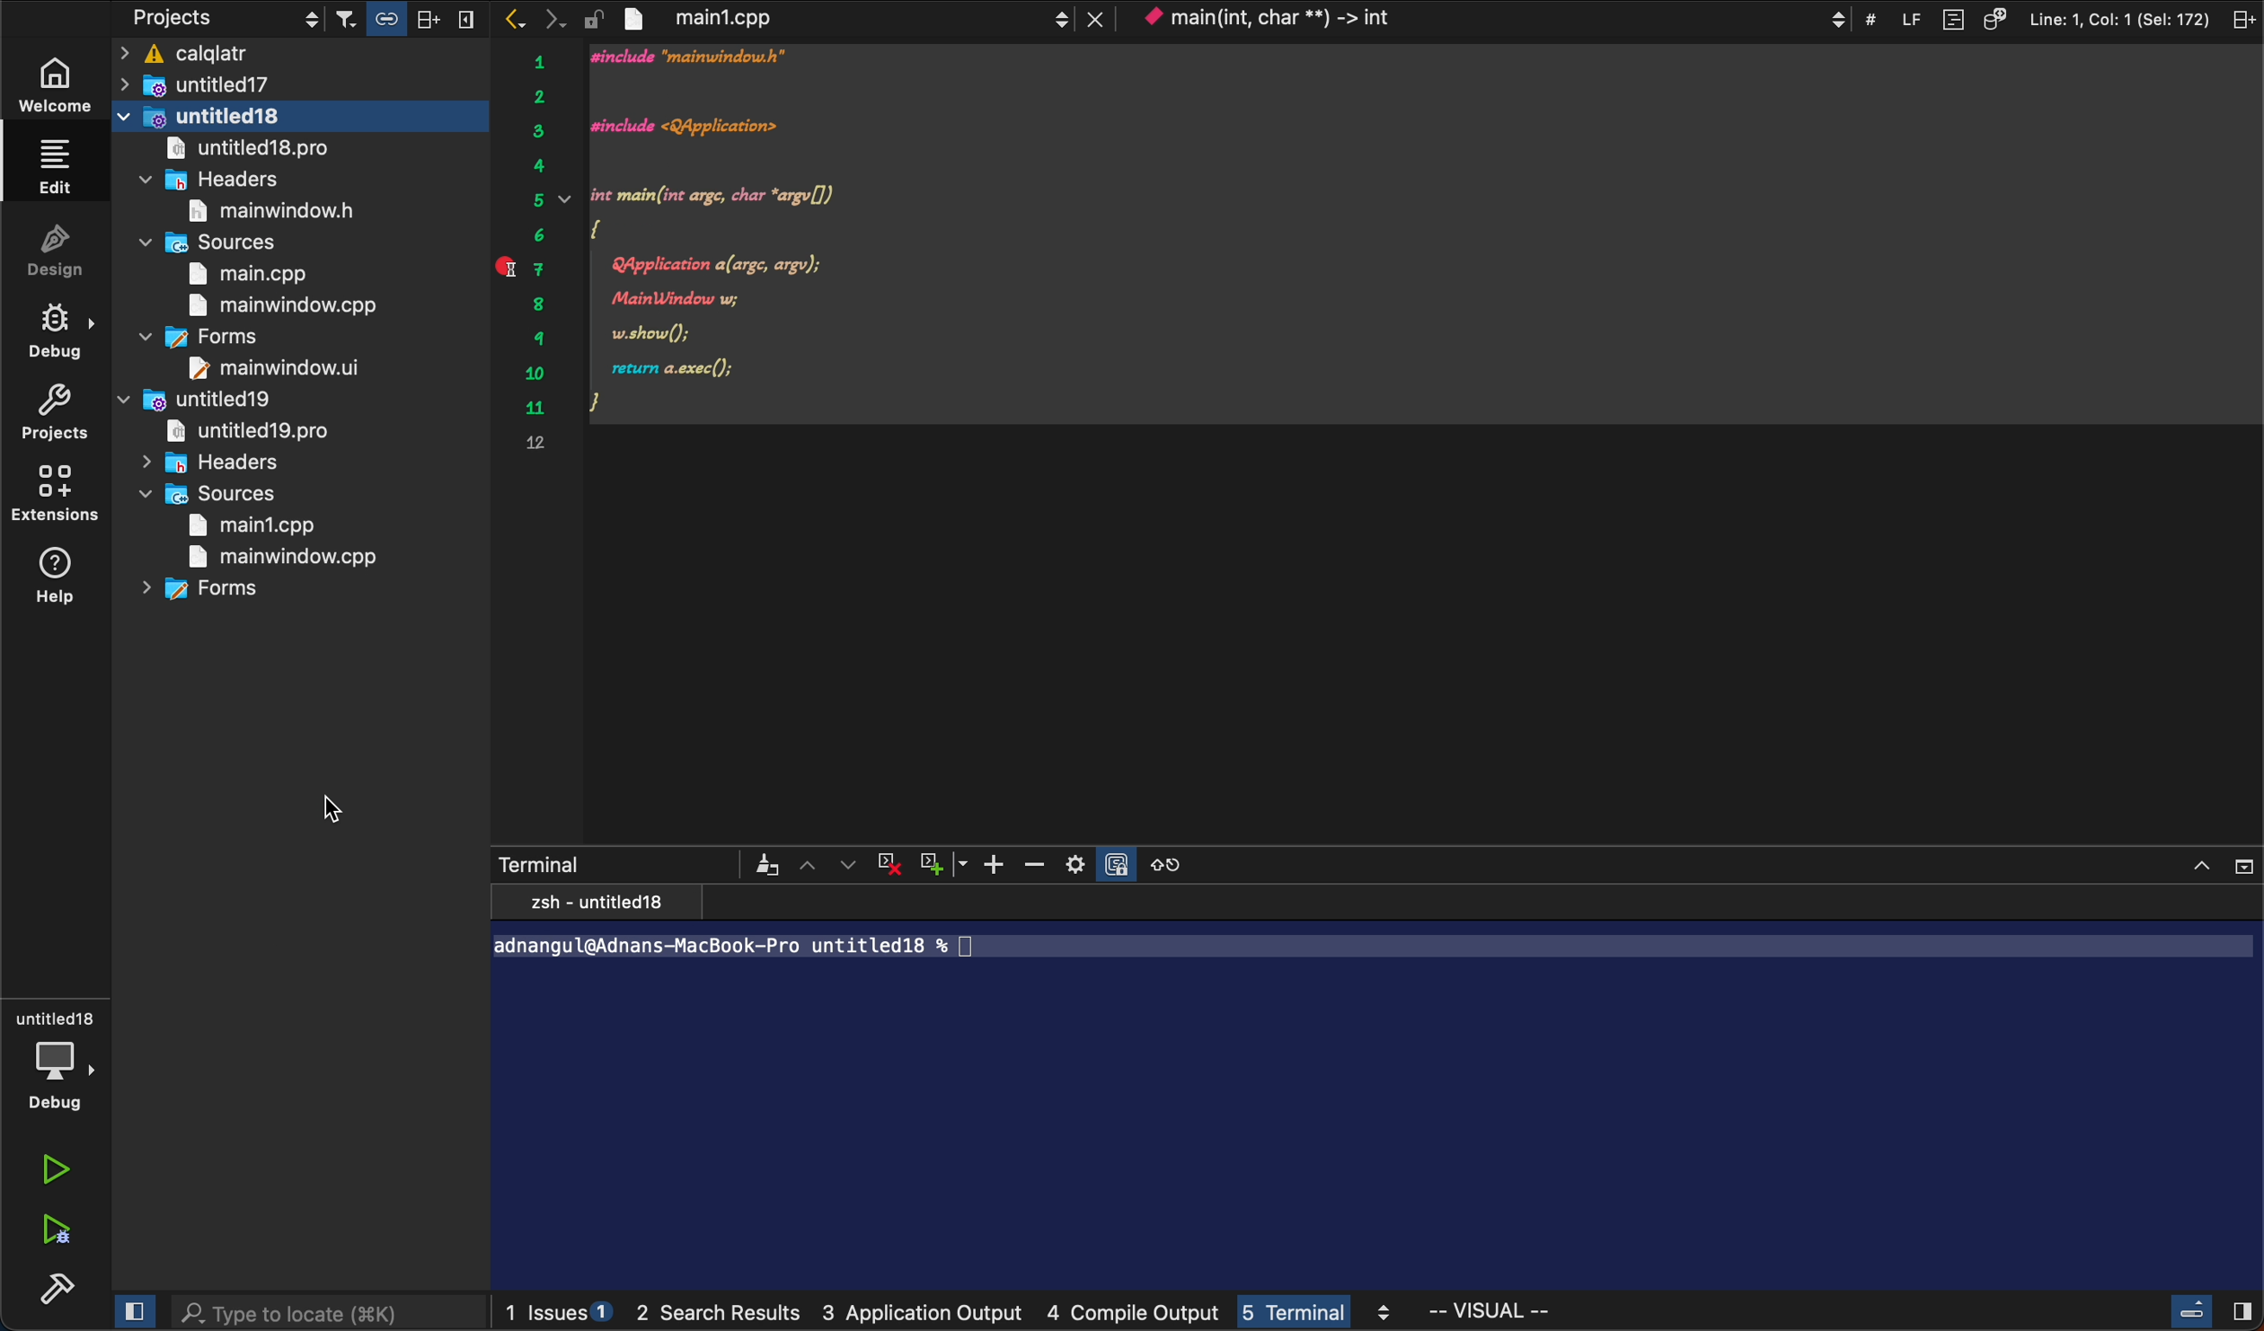  I want to click on untitled 18, so click(299, 116).